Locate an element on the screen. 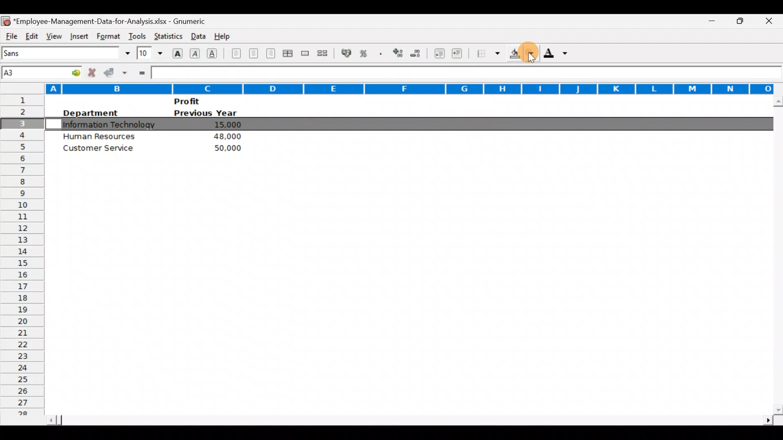 The height and width of the screenshot is (440, 783). Scroll bar is located at coordinates (408, 418).